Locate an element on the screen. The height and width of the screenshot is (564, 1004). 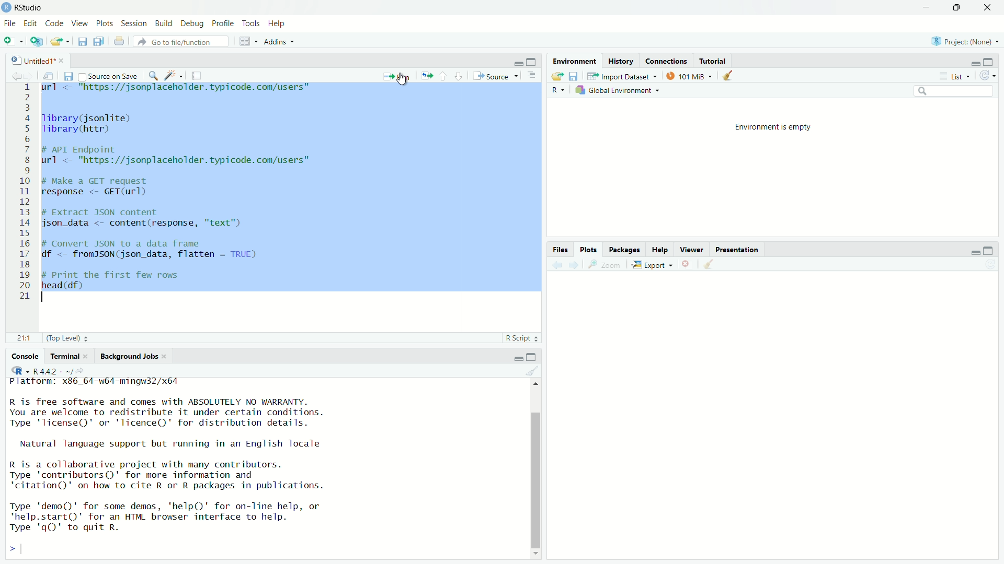
Rows is located at coordinates (24, 192).